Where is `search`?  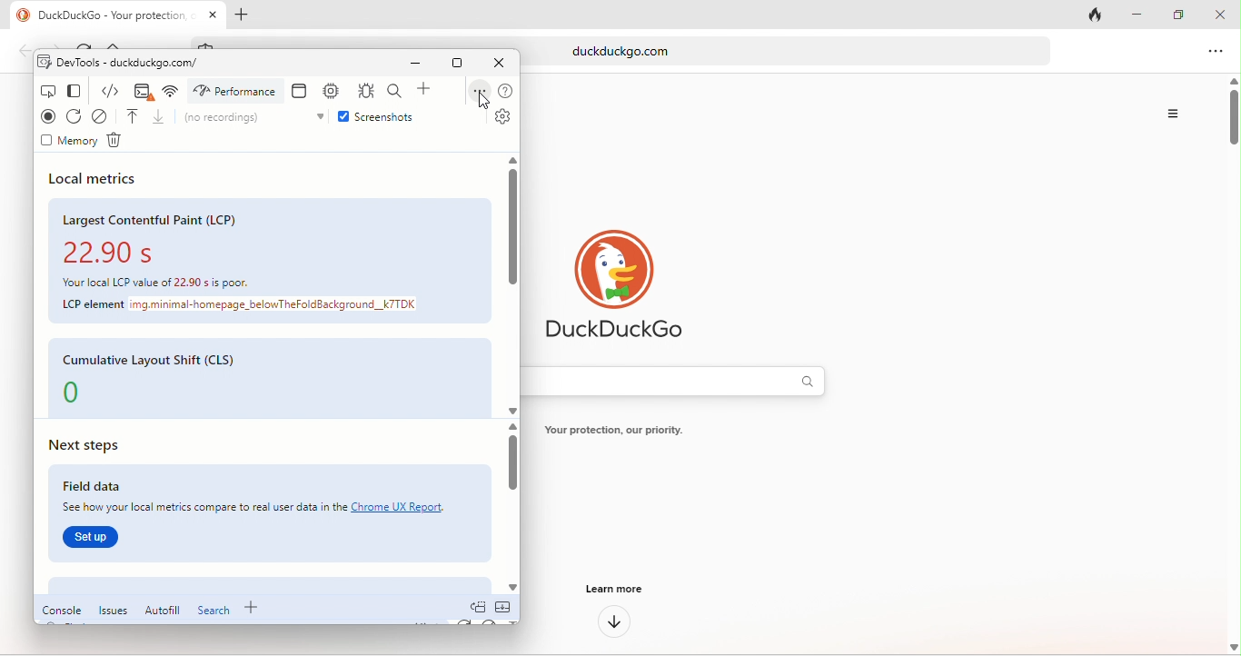 search is located at coordinates (397, 90).